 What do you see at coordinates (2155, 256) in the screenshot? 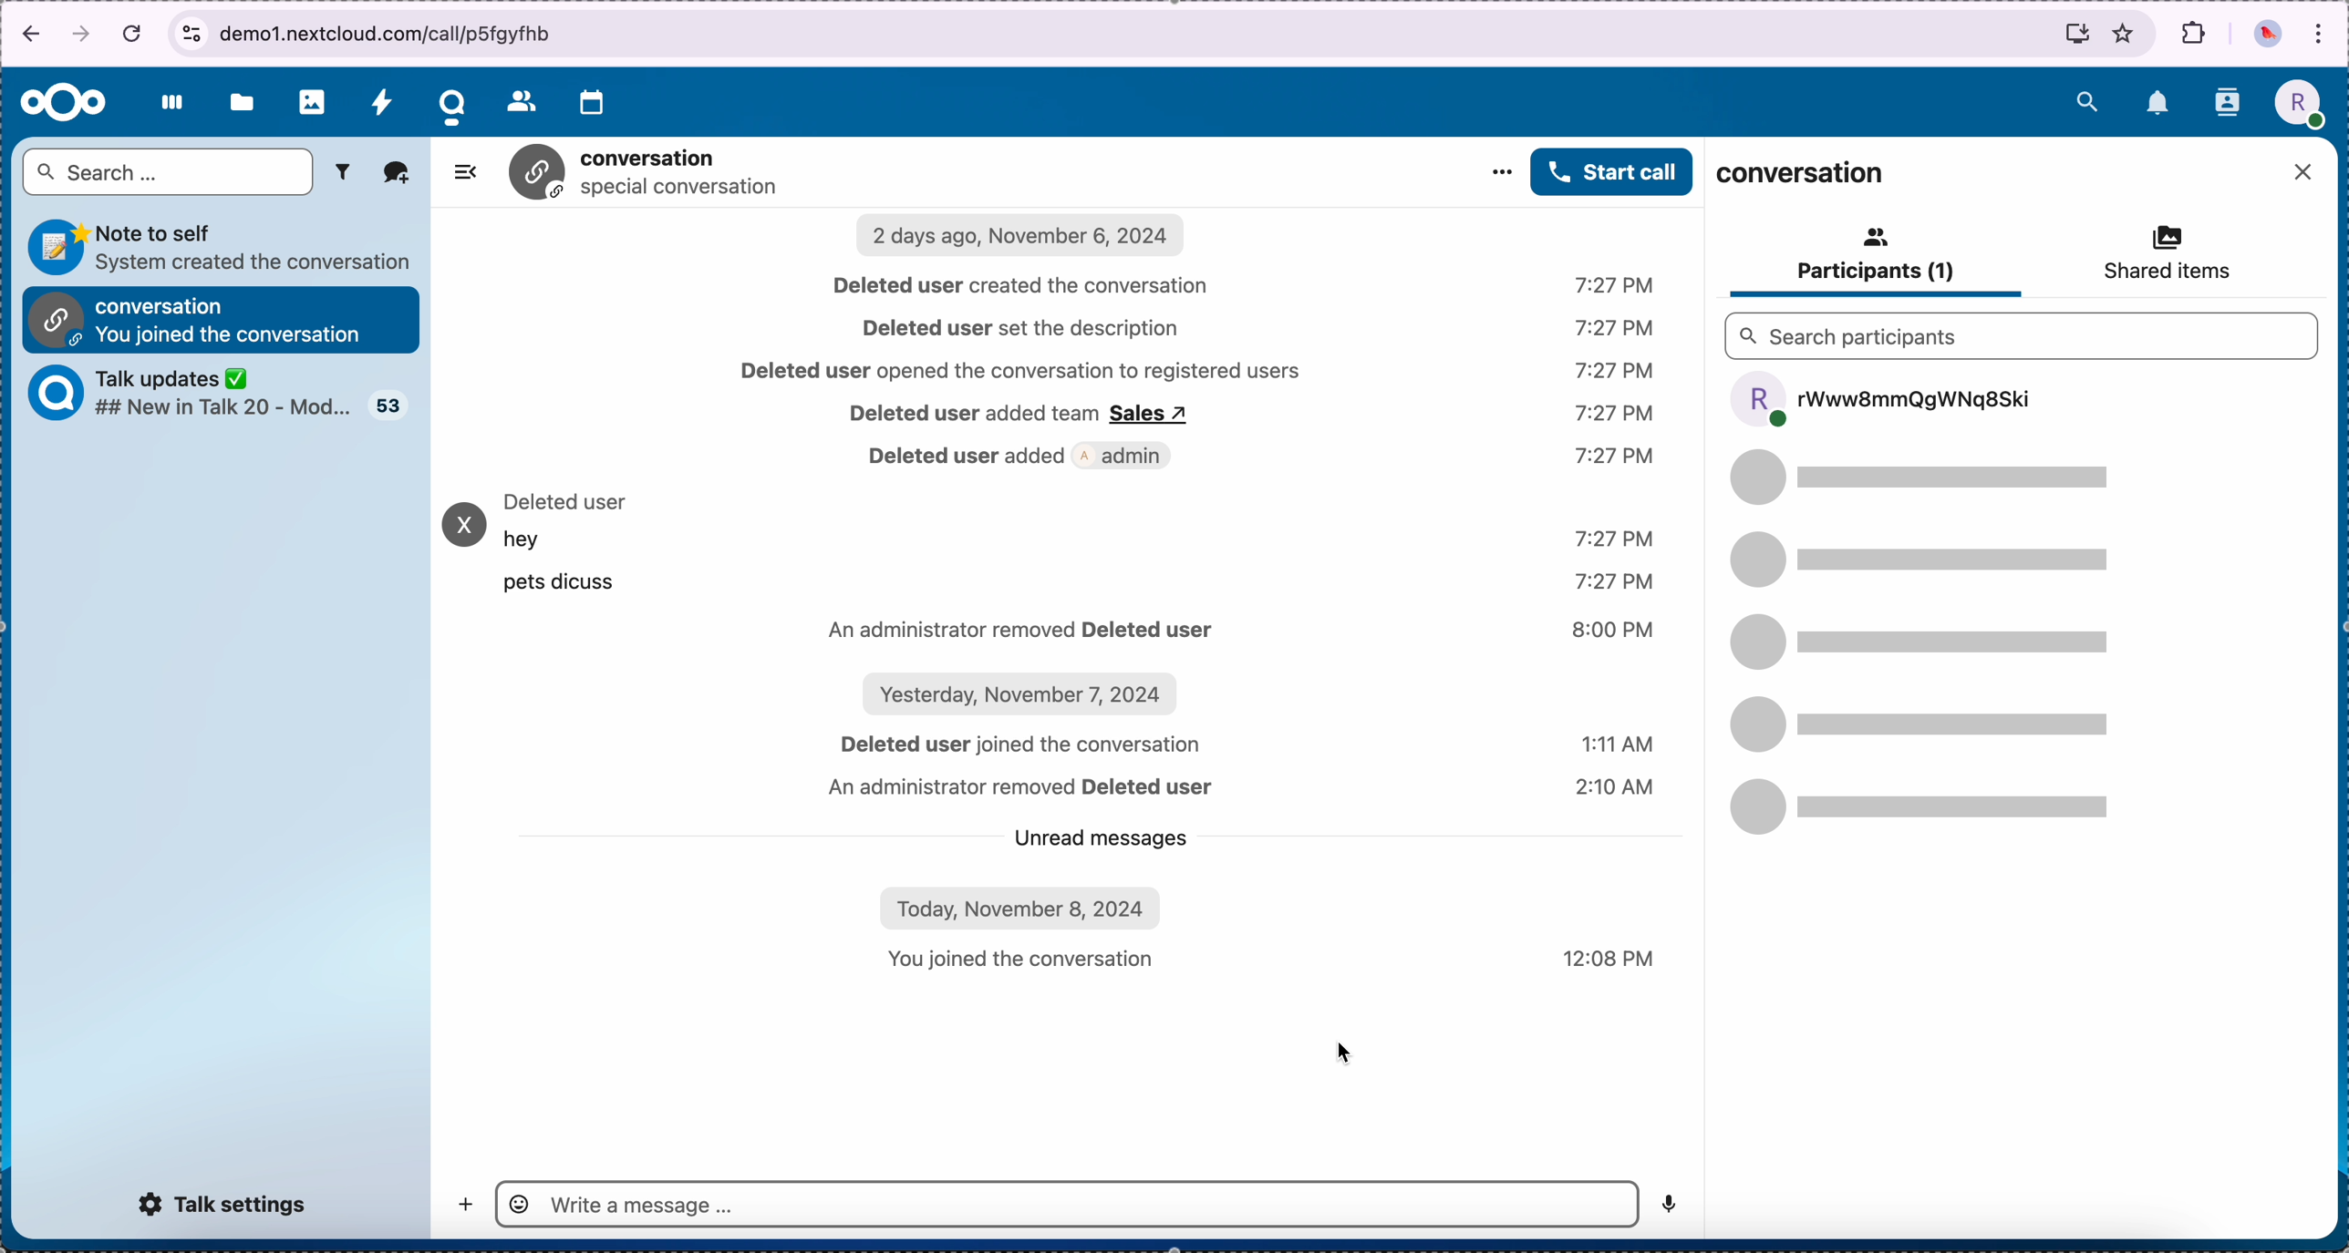
I see `shared items` at bounding box center [2155, 256].